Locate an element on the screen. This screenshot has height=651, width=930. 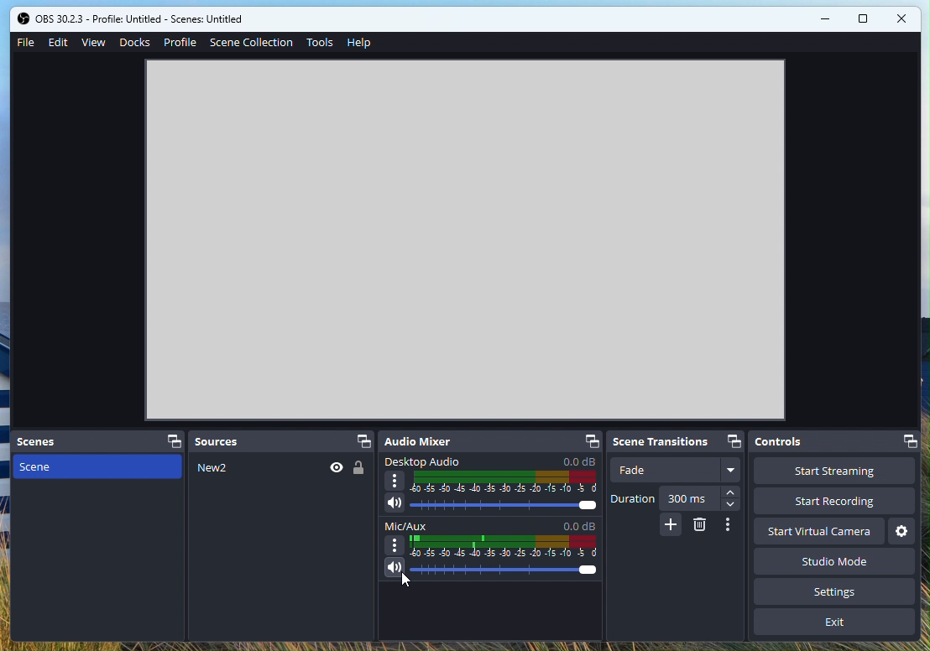
Close is located at coordinates (902, 20).